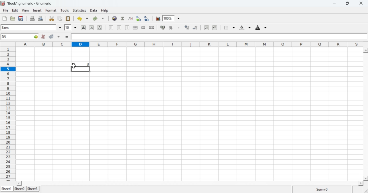 Image resolution: width=368 pixels, height=193 pixels. What do you see at coordinates (99, 18) in the screenshot?
I see `Redo` at bounding box center [99, 18].